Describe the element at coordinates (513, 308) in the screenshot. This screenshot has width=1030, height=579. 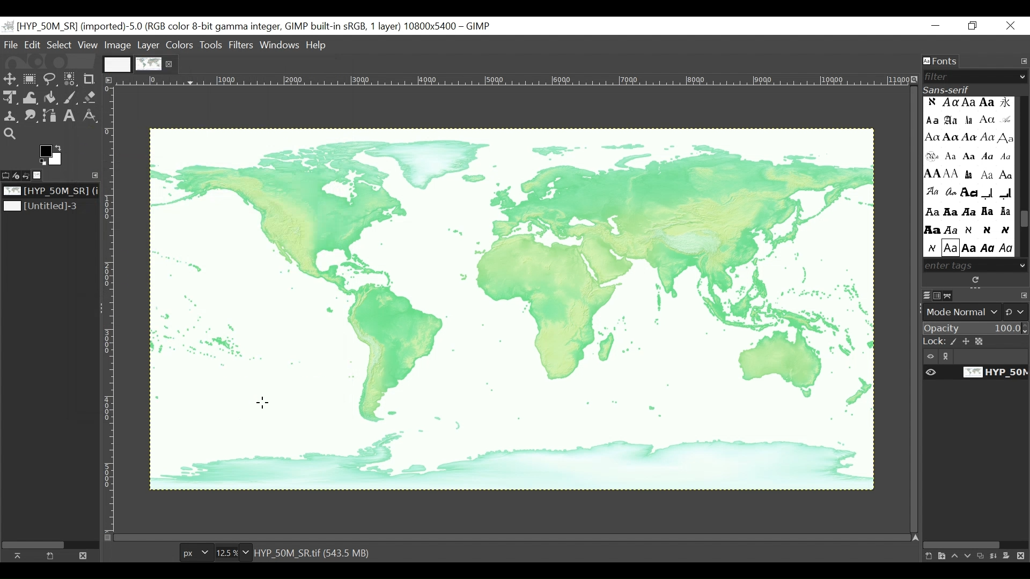
I see `Image` at that location.